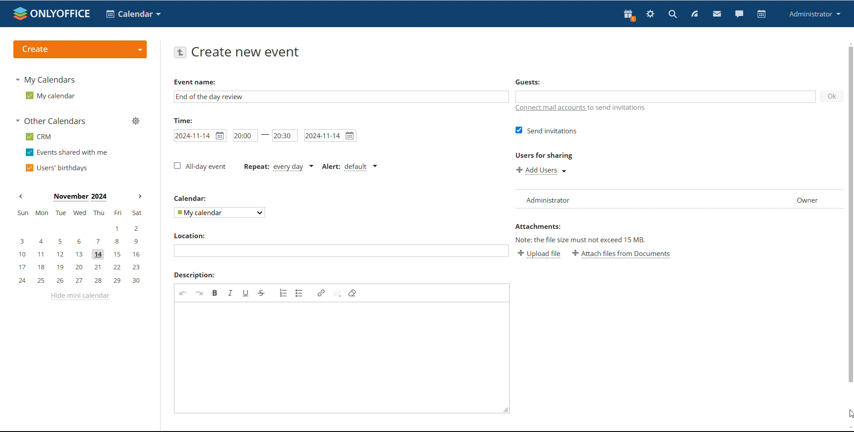 This screenshot has height=432, width=854. What do you see at coordinates (849, 43) in the screenshot?
I see `scroll up` at bounding box center [849, 43].